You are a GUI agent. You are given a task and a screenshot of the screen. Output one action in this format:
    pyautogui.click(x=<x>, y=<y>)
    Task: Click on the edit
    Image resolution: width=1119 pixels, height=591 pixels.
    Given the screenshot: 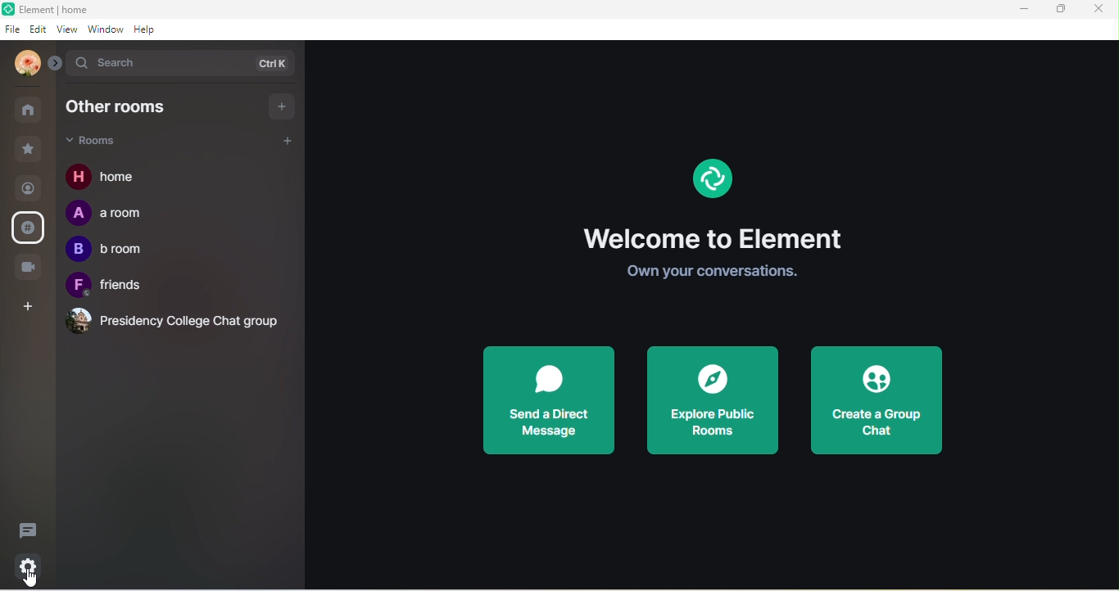 What is the action you would take?
    pyautogui.click(x=38, y=30)
    